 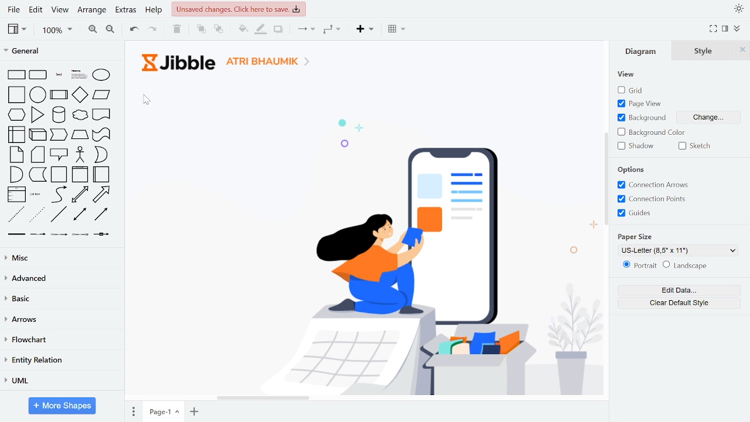 What do you see at coordinates (163, 411) in the screenshot?
I see `current page` at bounding box center [163, 411].